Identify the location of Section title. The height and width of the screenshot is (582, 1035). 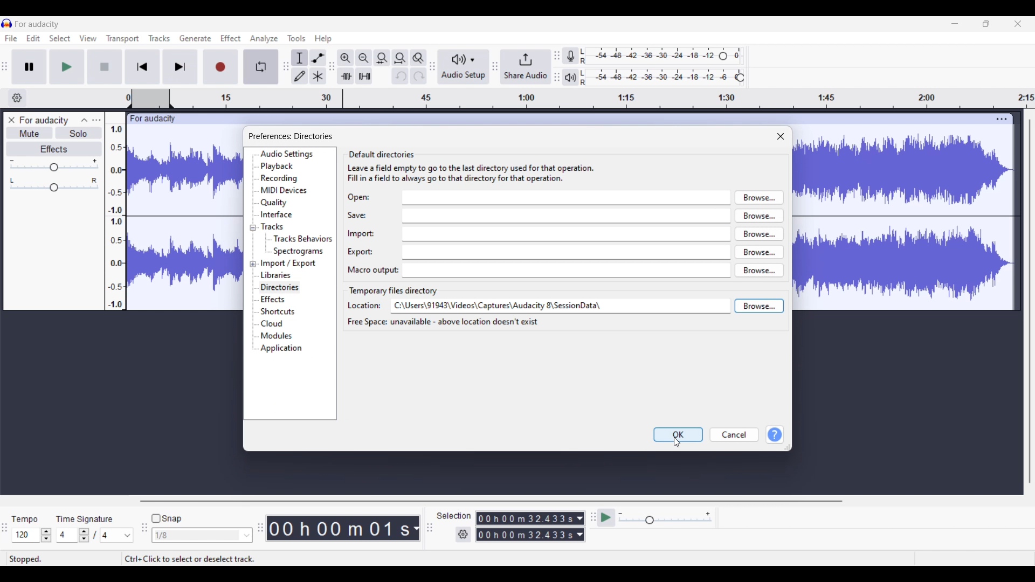
(393, 292).